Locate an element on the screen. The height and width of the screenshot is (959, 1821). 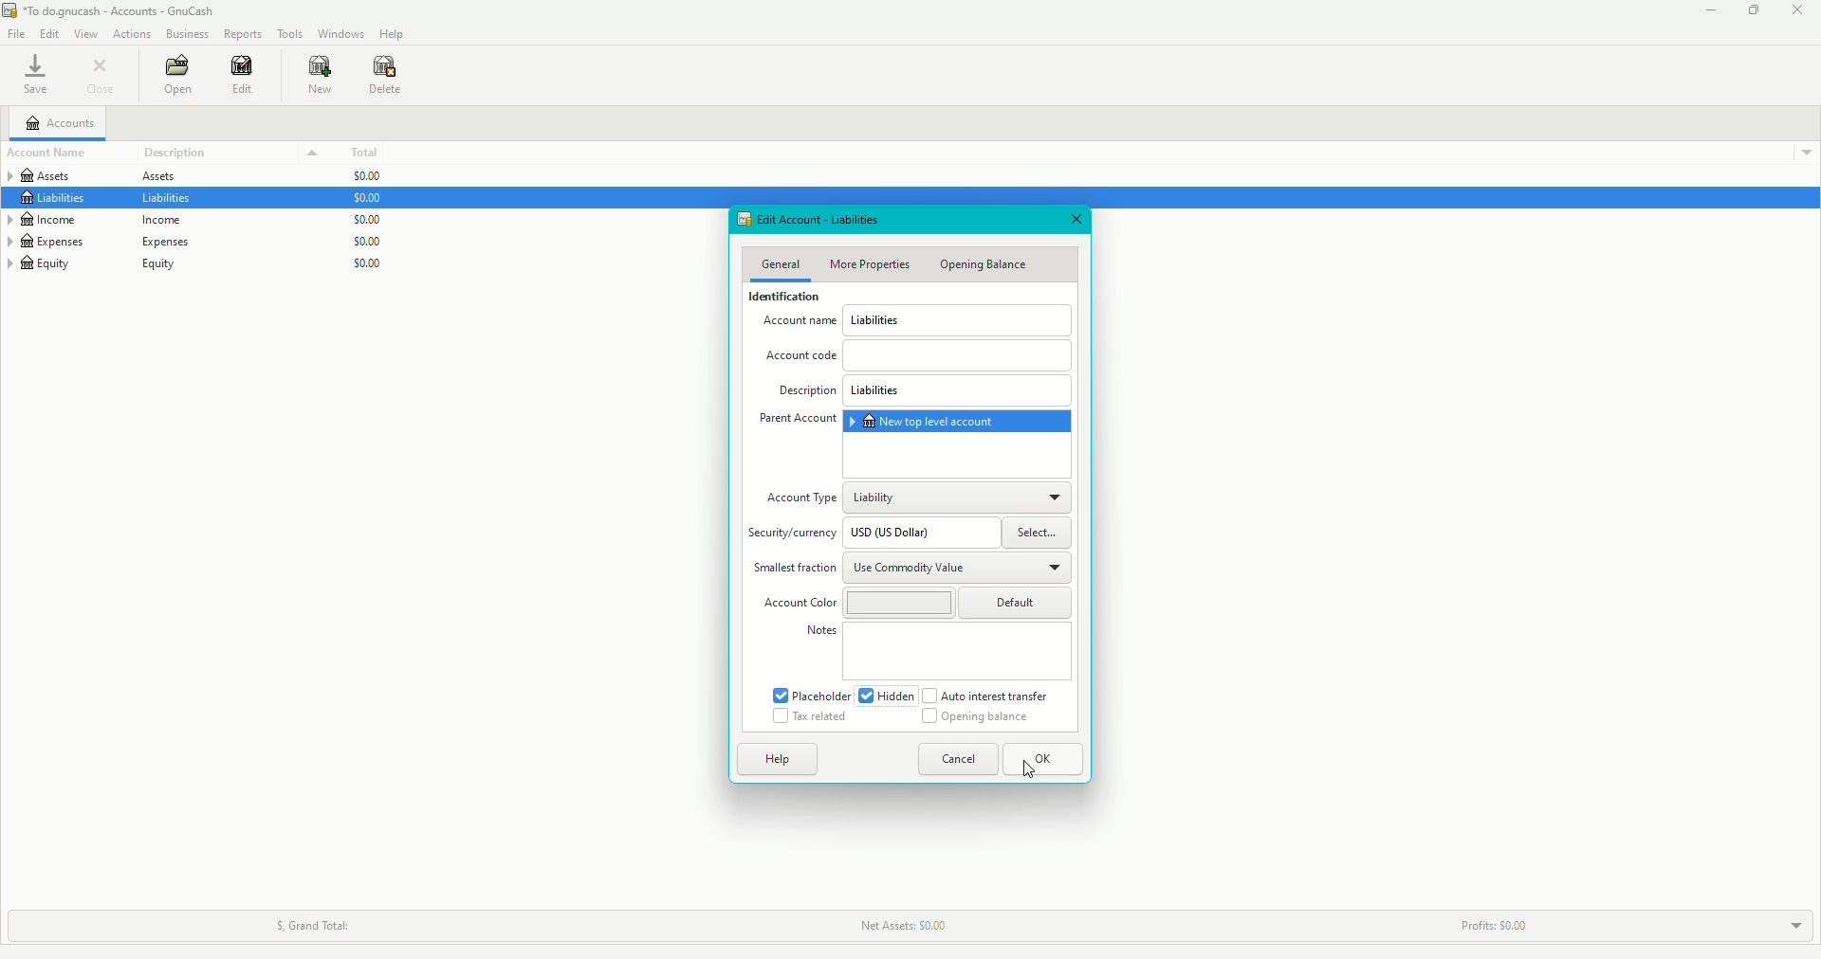
Close is located at coordinates (105, 77).